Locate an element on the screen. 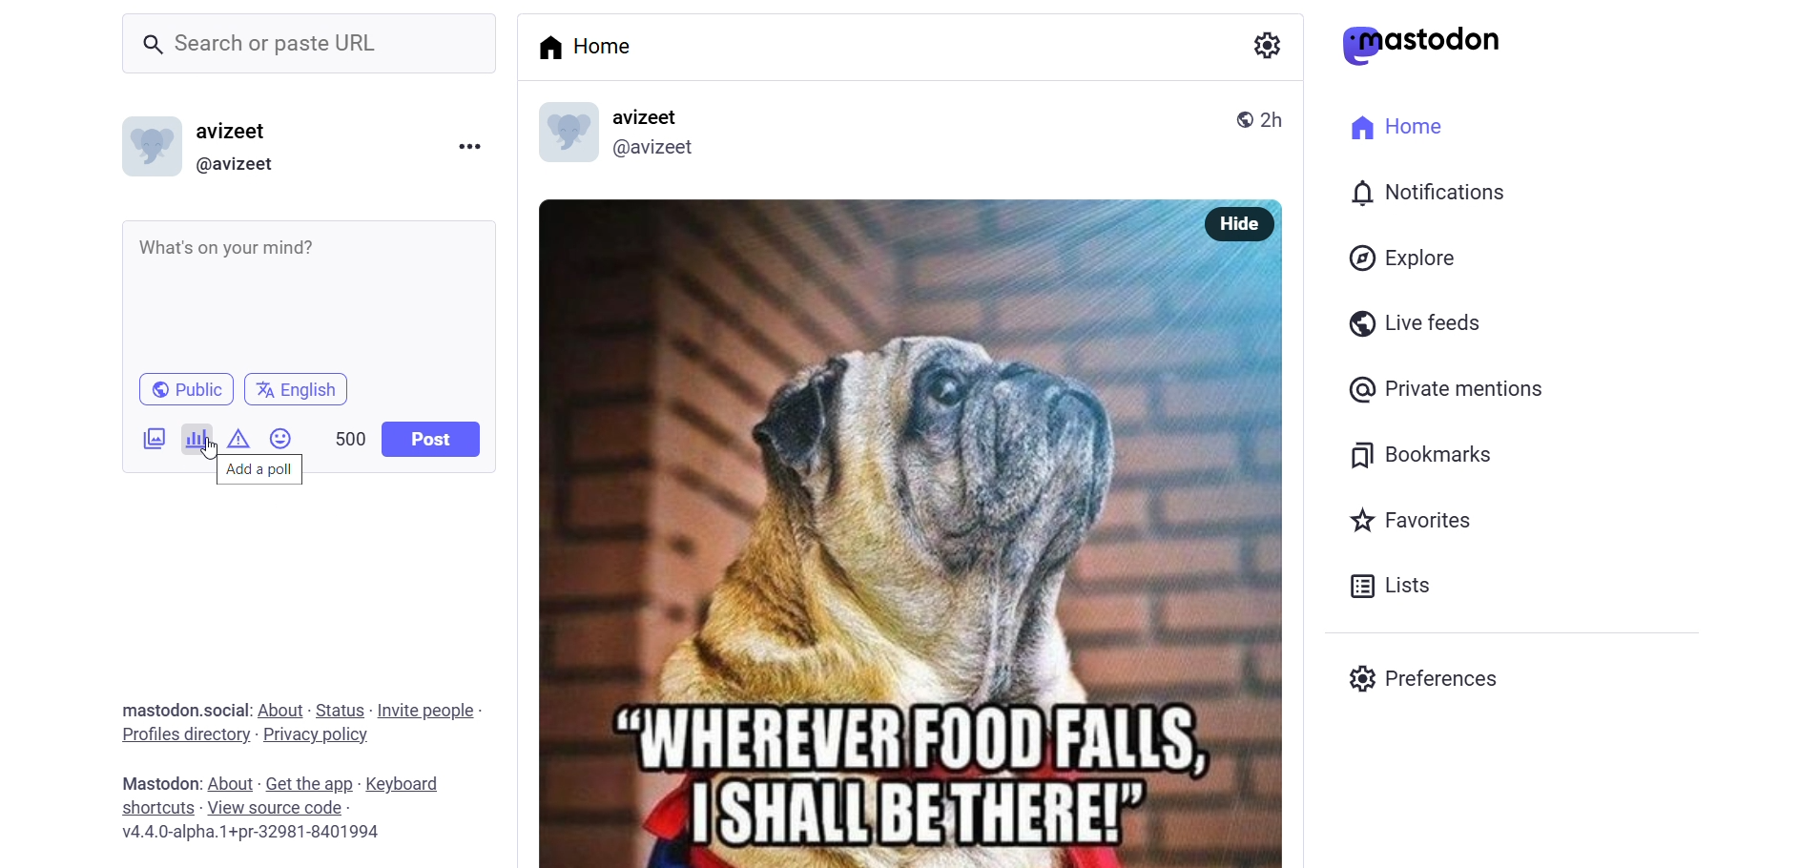  avizeet is located at coordinates (237, 134).